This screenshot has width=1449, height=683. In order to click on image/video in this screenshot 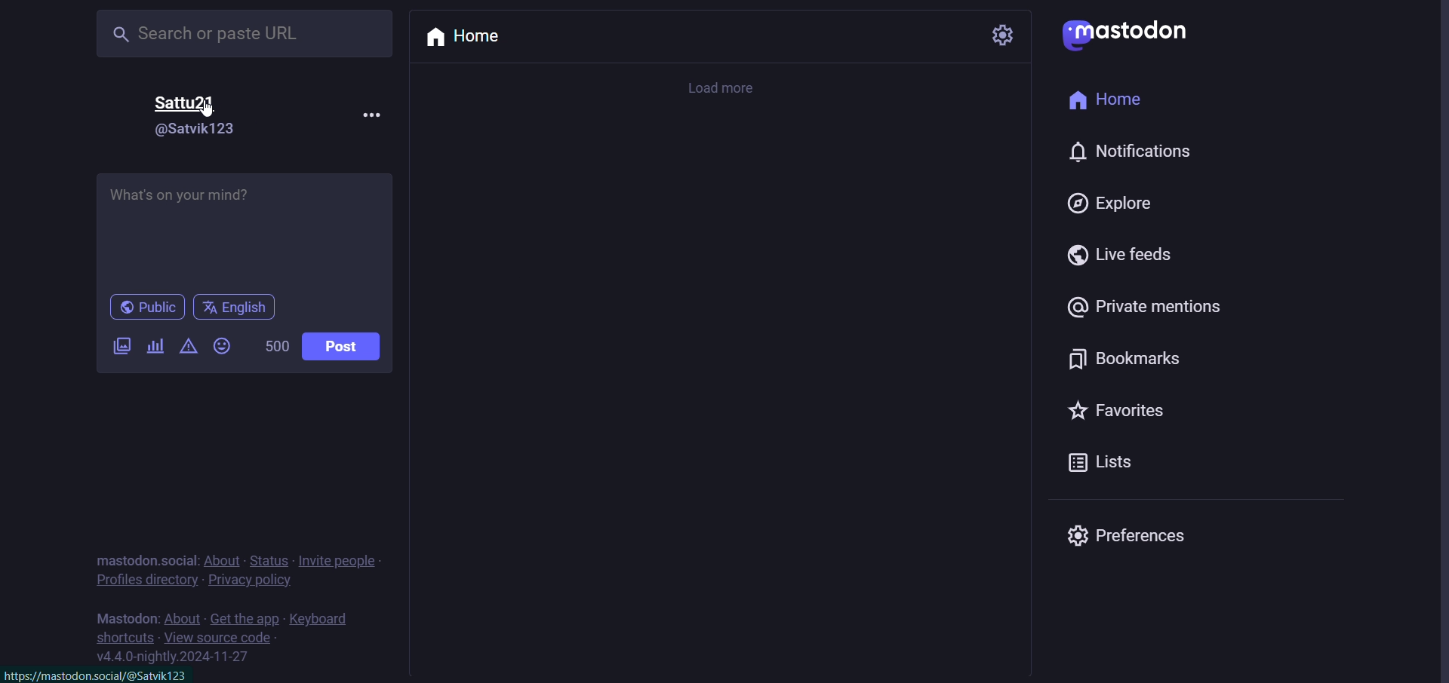, I will do `click(119, 346)`.